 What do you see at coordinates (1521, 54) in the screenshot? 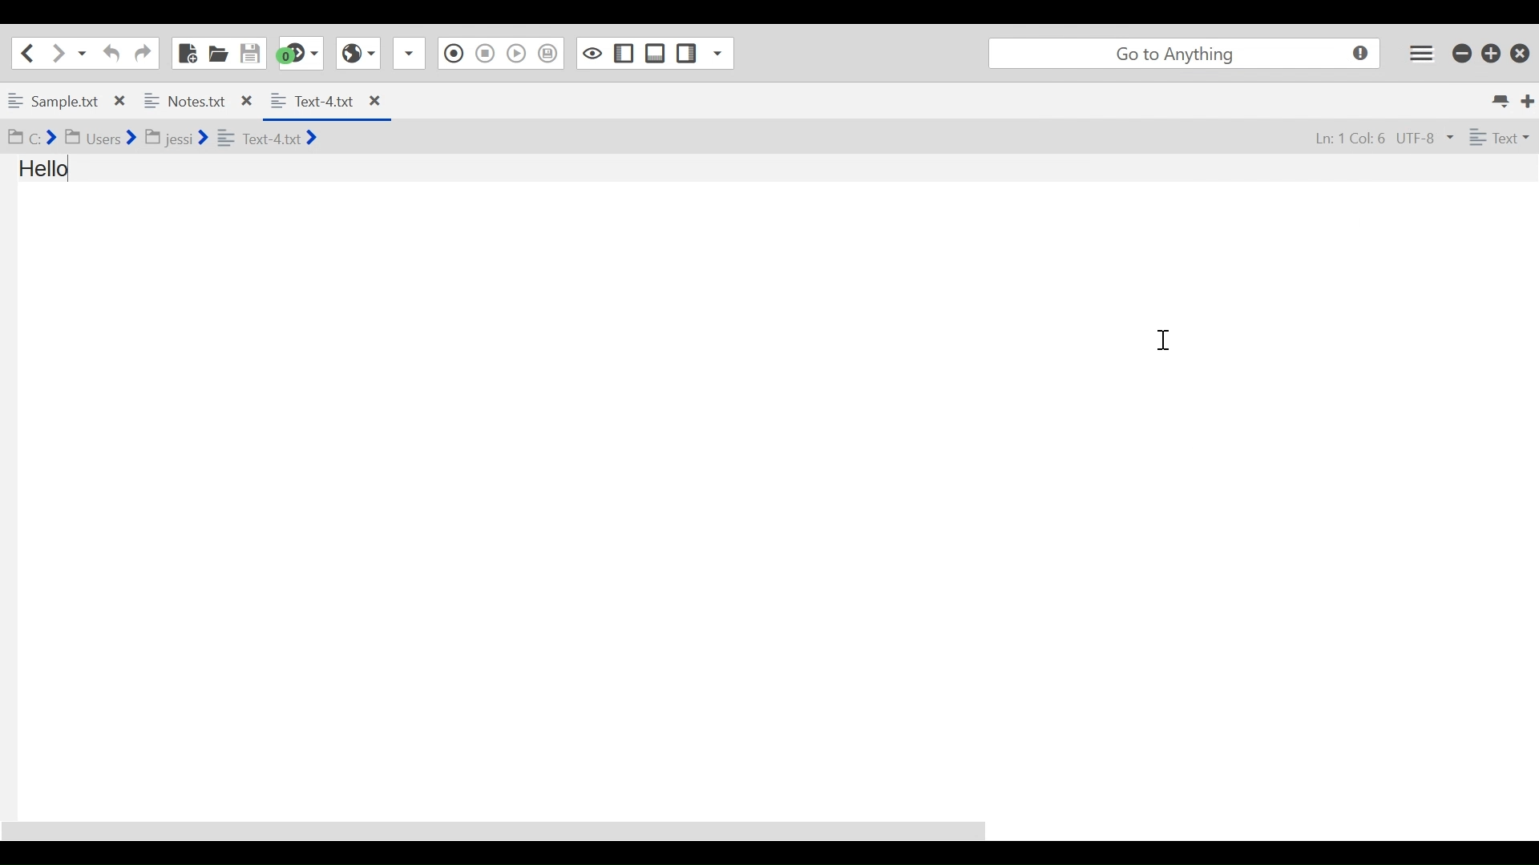
I see `Close` at bounding box center [1521, 54].